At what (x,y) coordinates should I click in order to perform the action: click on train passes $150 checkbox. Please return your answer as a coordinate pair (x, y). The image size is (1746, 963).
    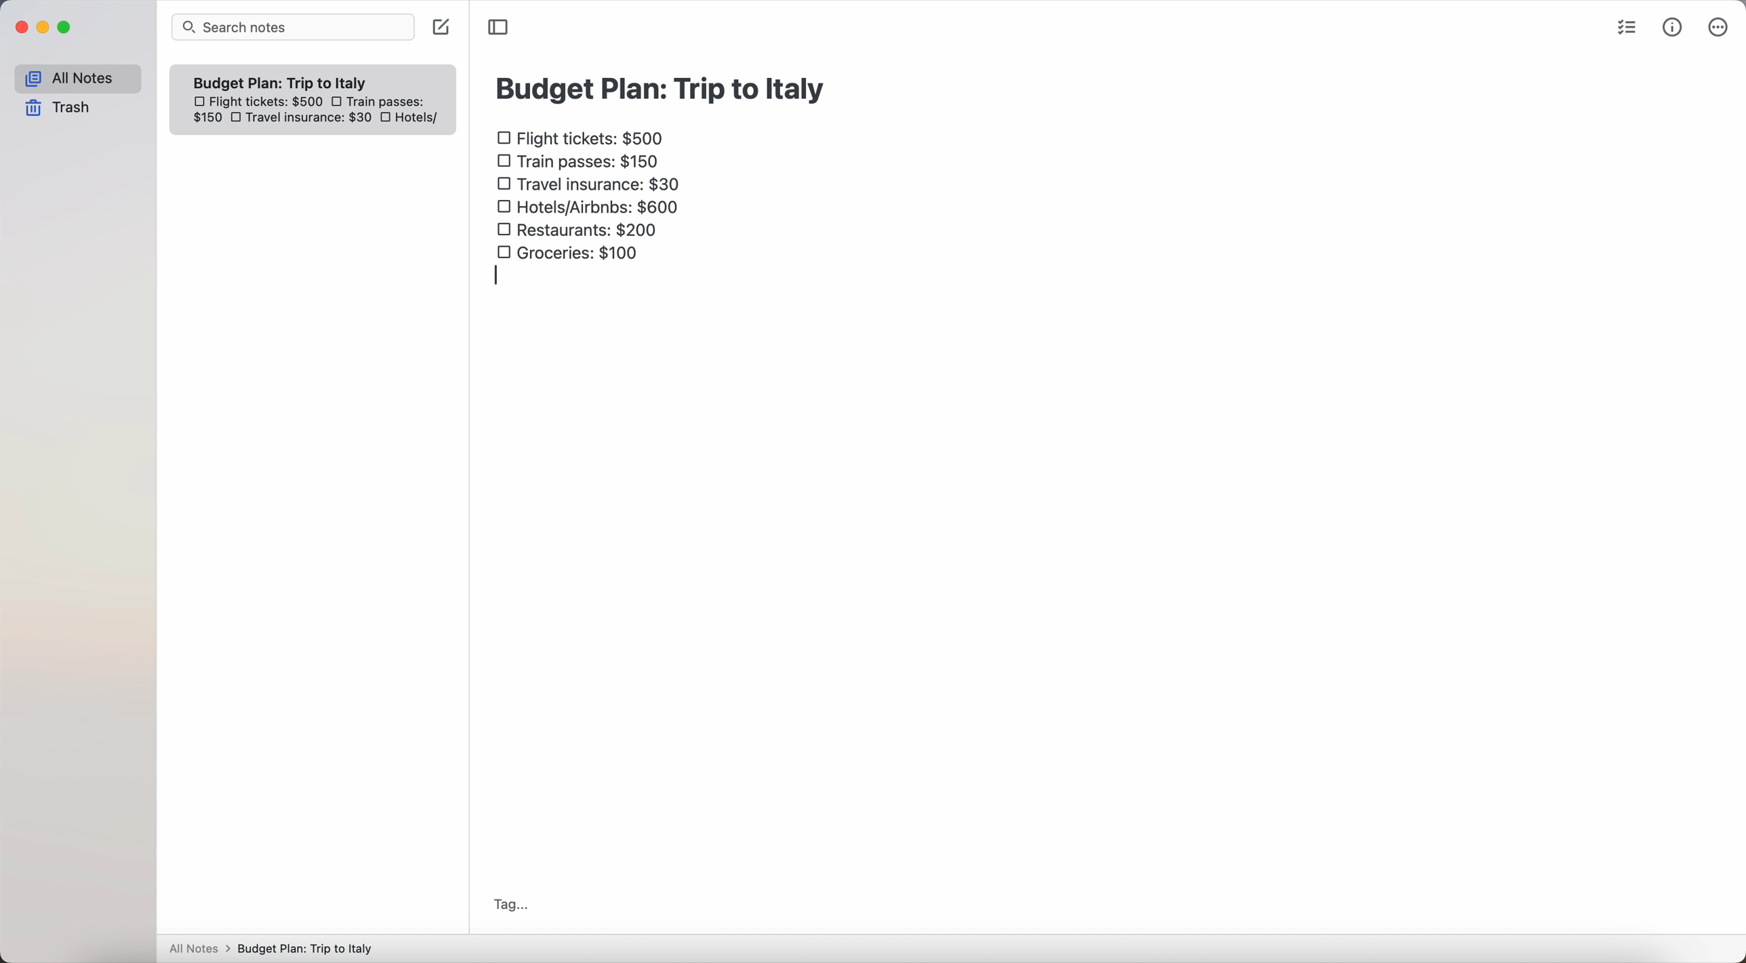
    Looking at the image, I should click on (580, 165).